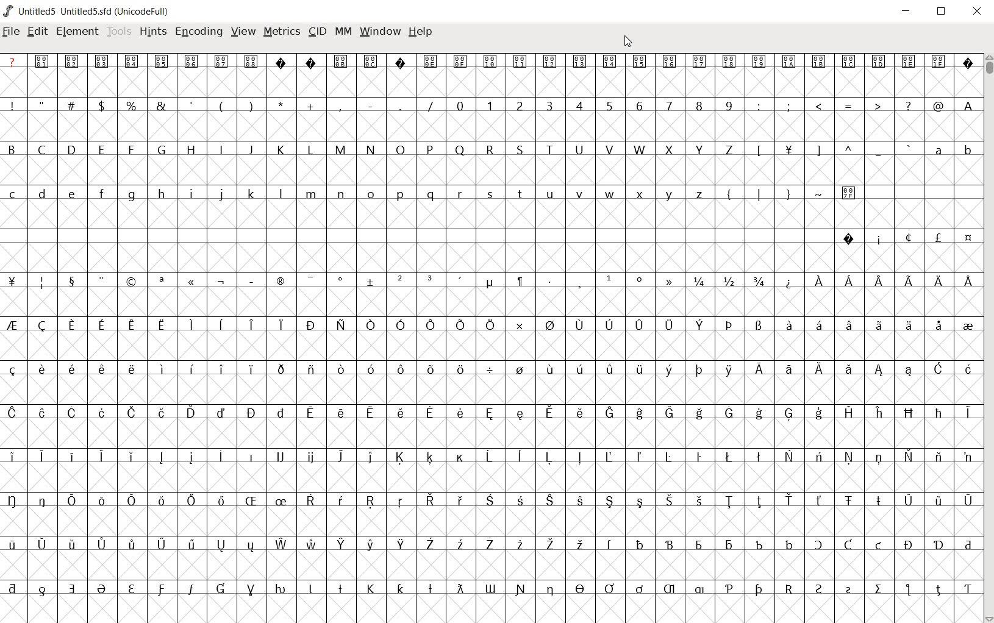 Image resolution: width=994 pixels, height=623 pixels. Describe the element at coordinates (817, 325) in the screenshot. I see `Symbol` at that location.